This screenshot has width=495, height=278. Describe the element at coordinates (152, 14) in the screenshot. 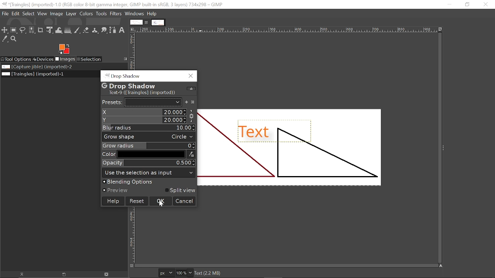

I see `Help` at that location.